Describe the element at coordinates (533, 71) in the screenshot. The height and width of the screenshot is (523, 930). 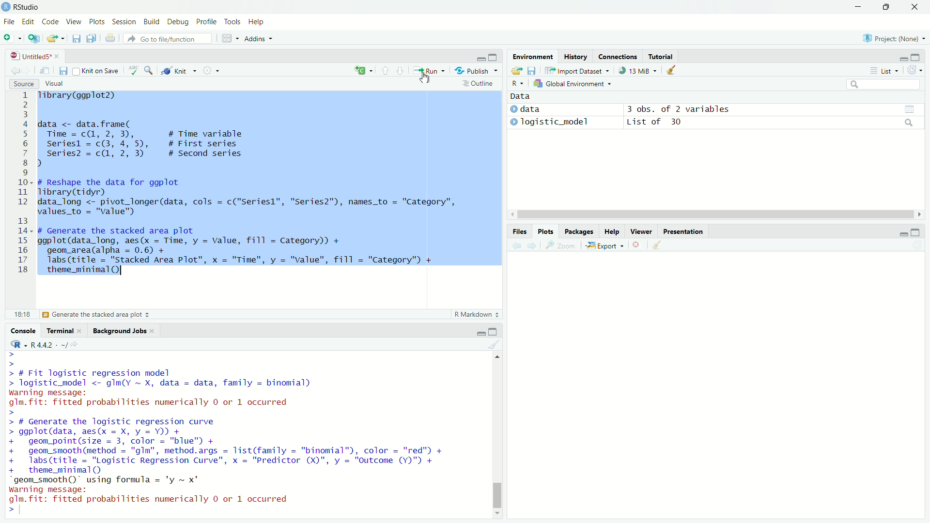
I see `files` at that location.